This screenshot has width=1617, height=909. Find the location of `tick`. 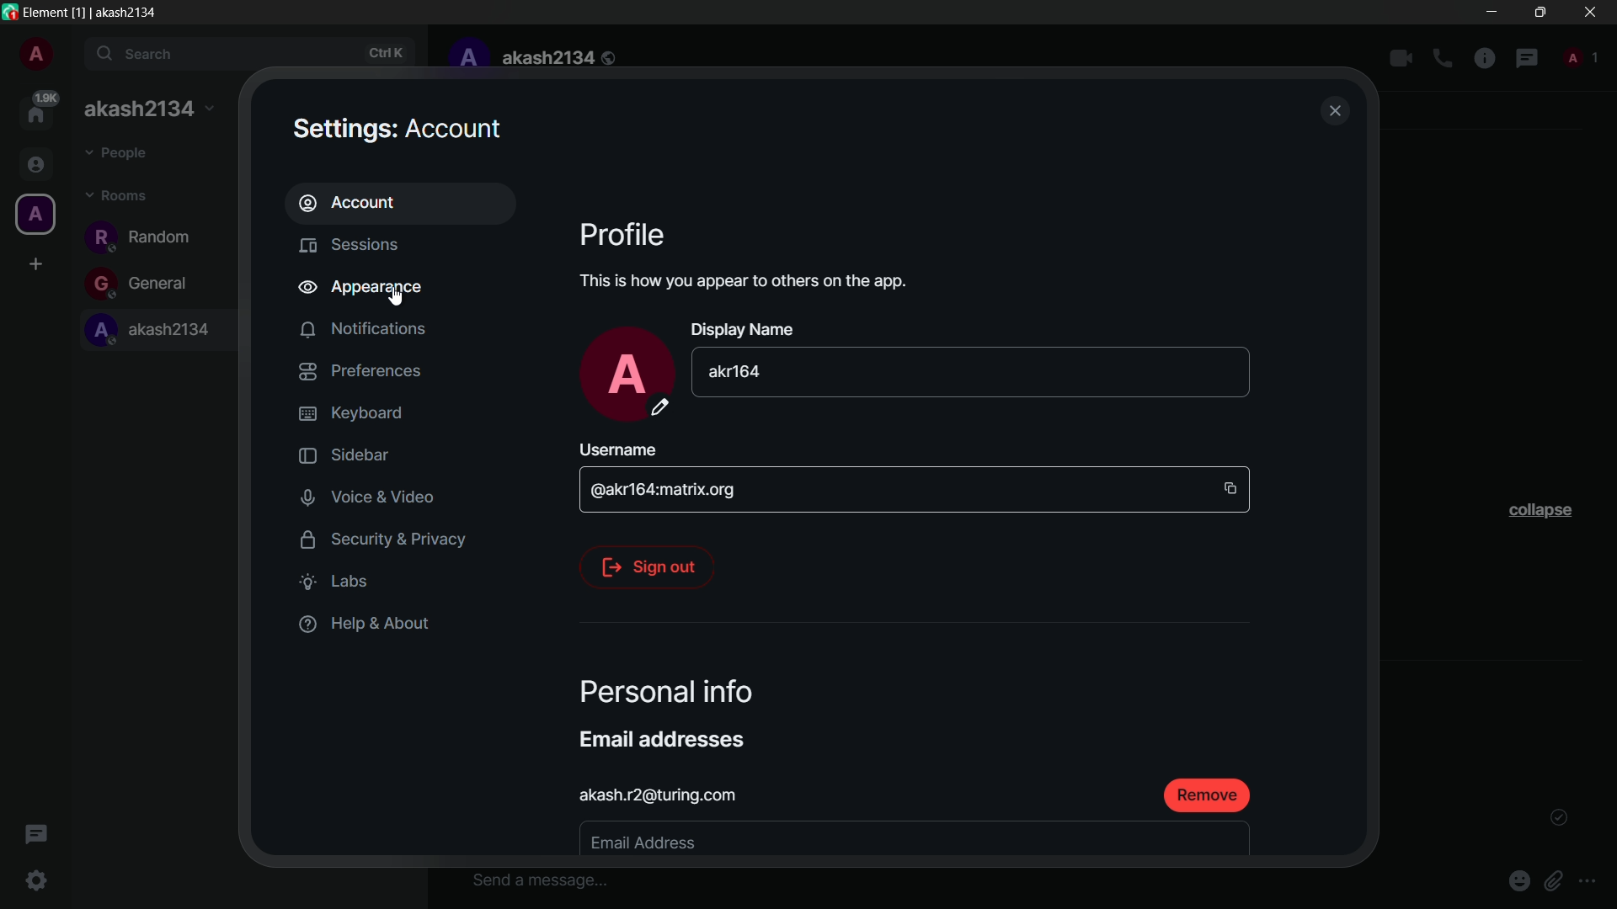

tick is located at coordinates (1559, 818).